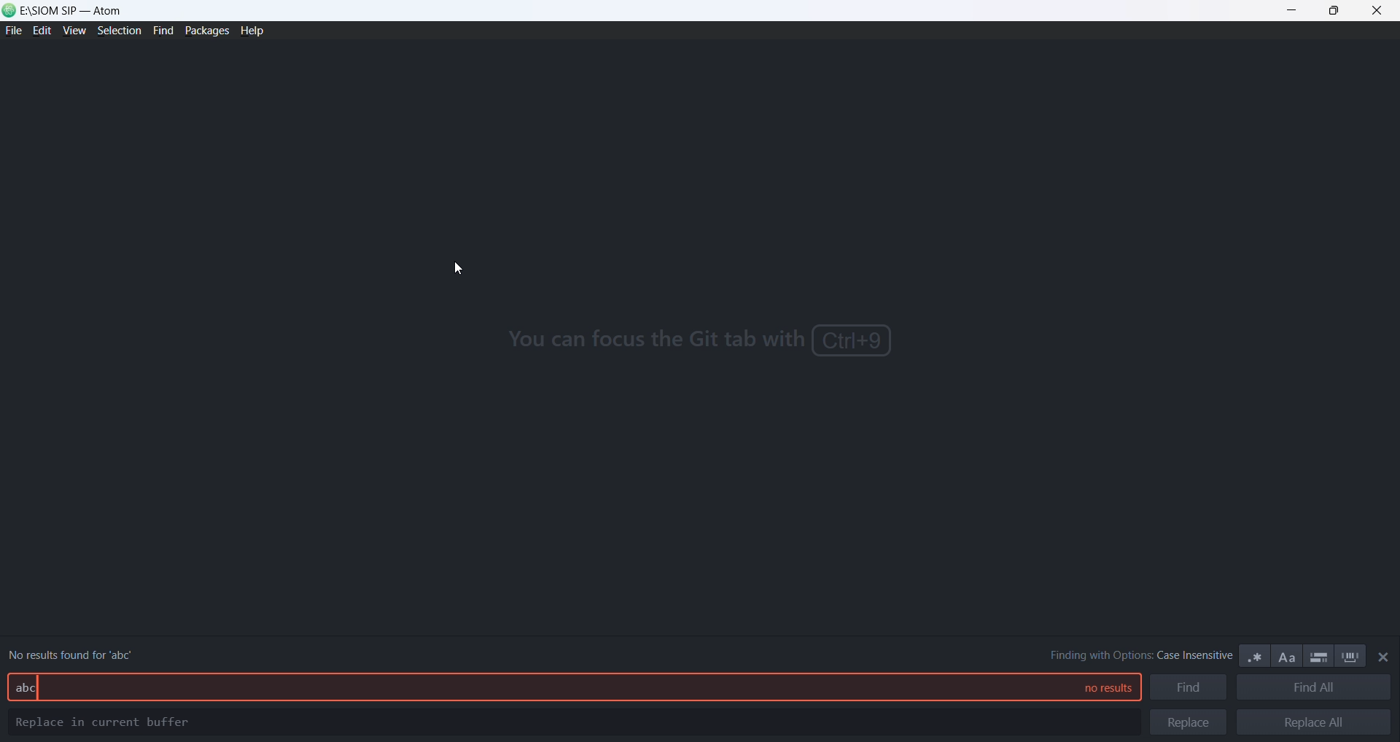 The image size is (1400, 742). I want to click on replace in current buffer, so click(106, 724).